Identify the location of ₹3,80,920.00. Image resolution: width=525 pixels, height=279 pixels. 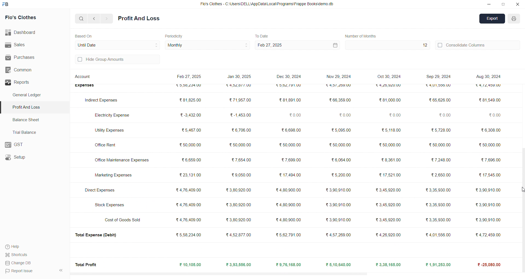
(240, 219).